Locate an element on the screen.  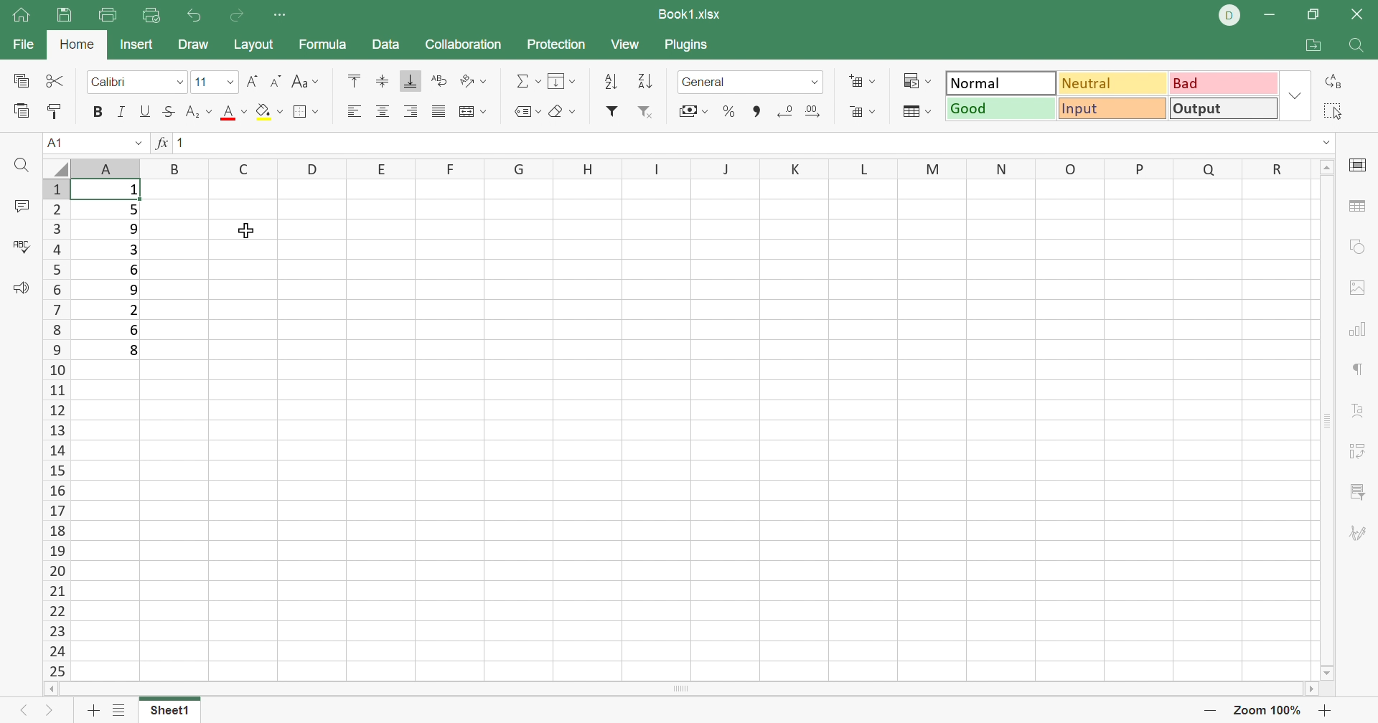
Formula is located at coordinates (321, 44).